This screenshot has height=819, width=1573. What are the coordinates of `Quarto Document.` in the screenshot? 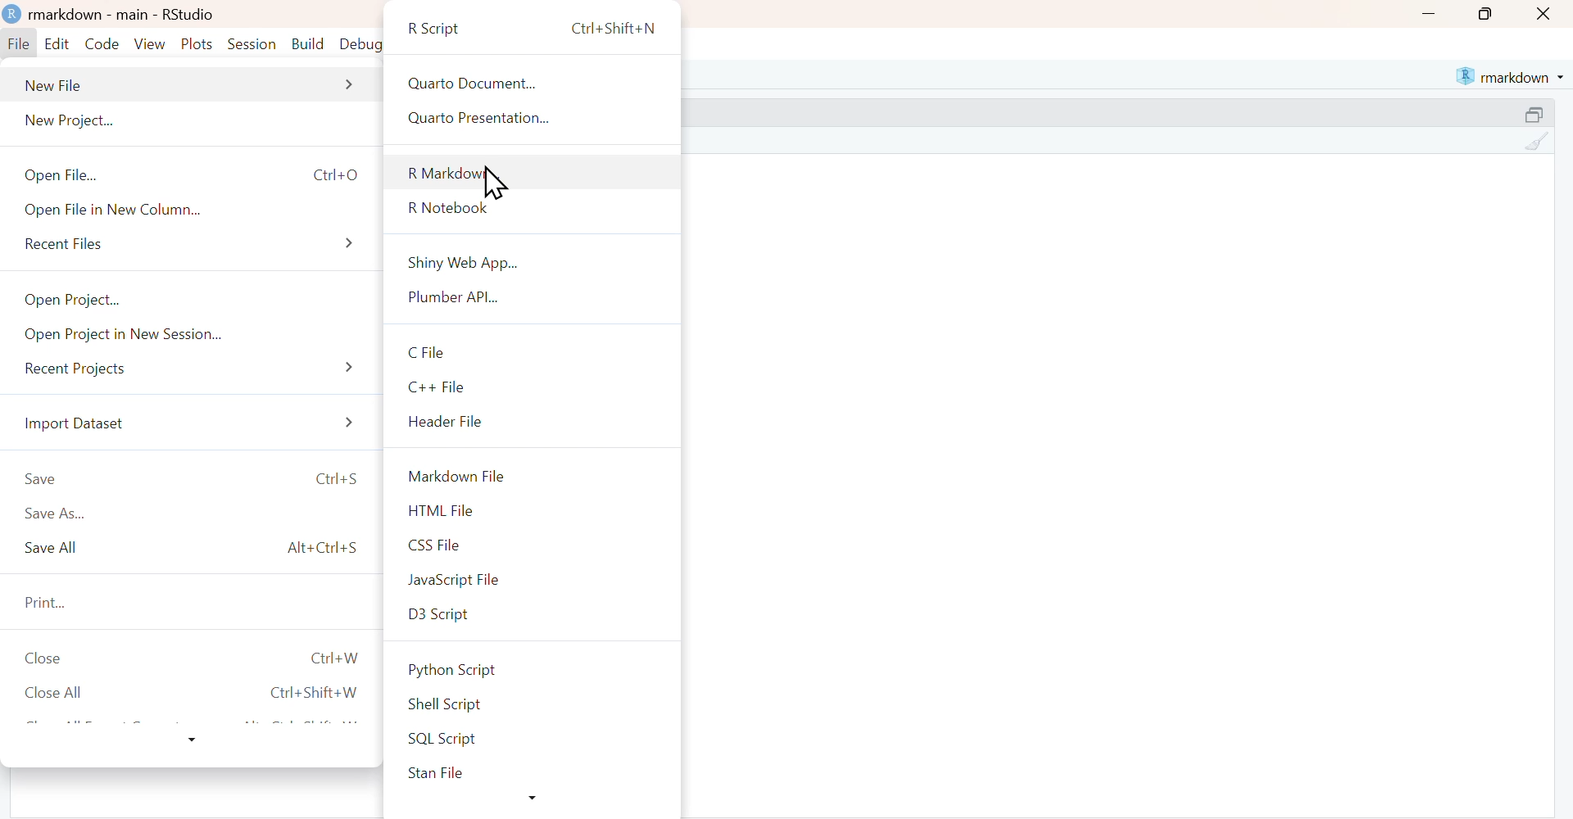 It's located at (538, 81).